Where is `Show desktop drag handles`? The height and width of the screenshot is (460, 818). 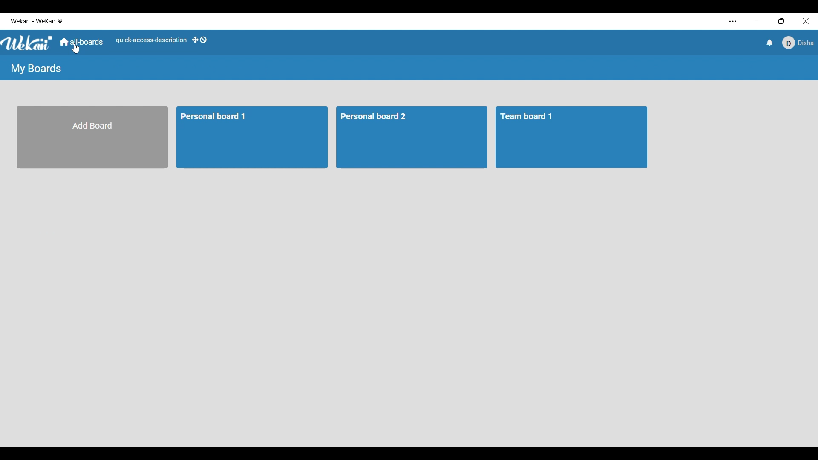 Show desktop drag handles is located at coordinates (199, 40).